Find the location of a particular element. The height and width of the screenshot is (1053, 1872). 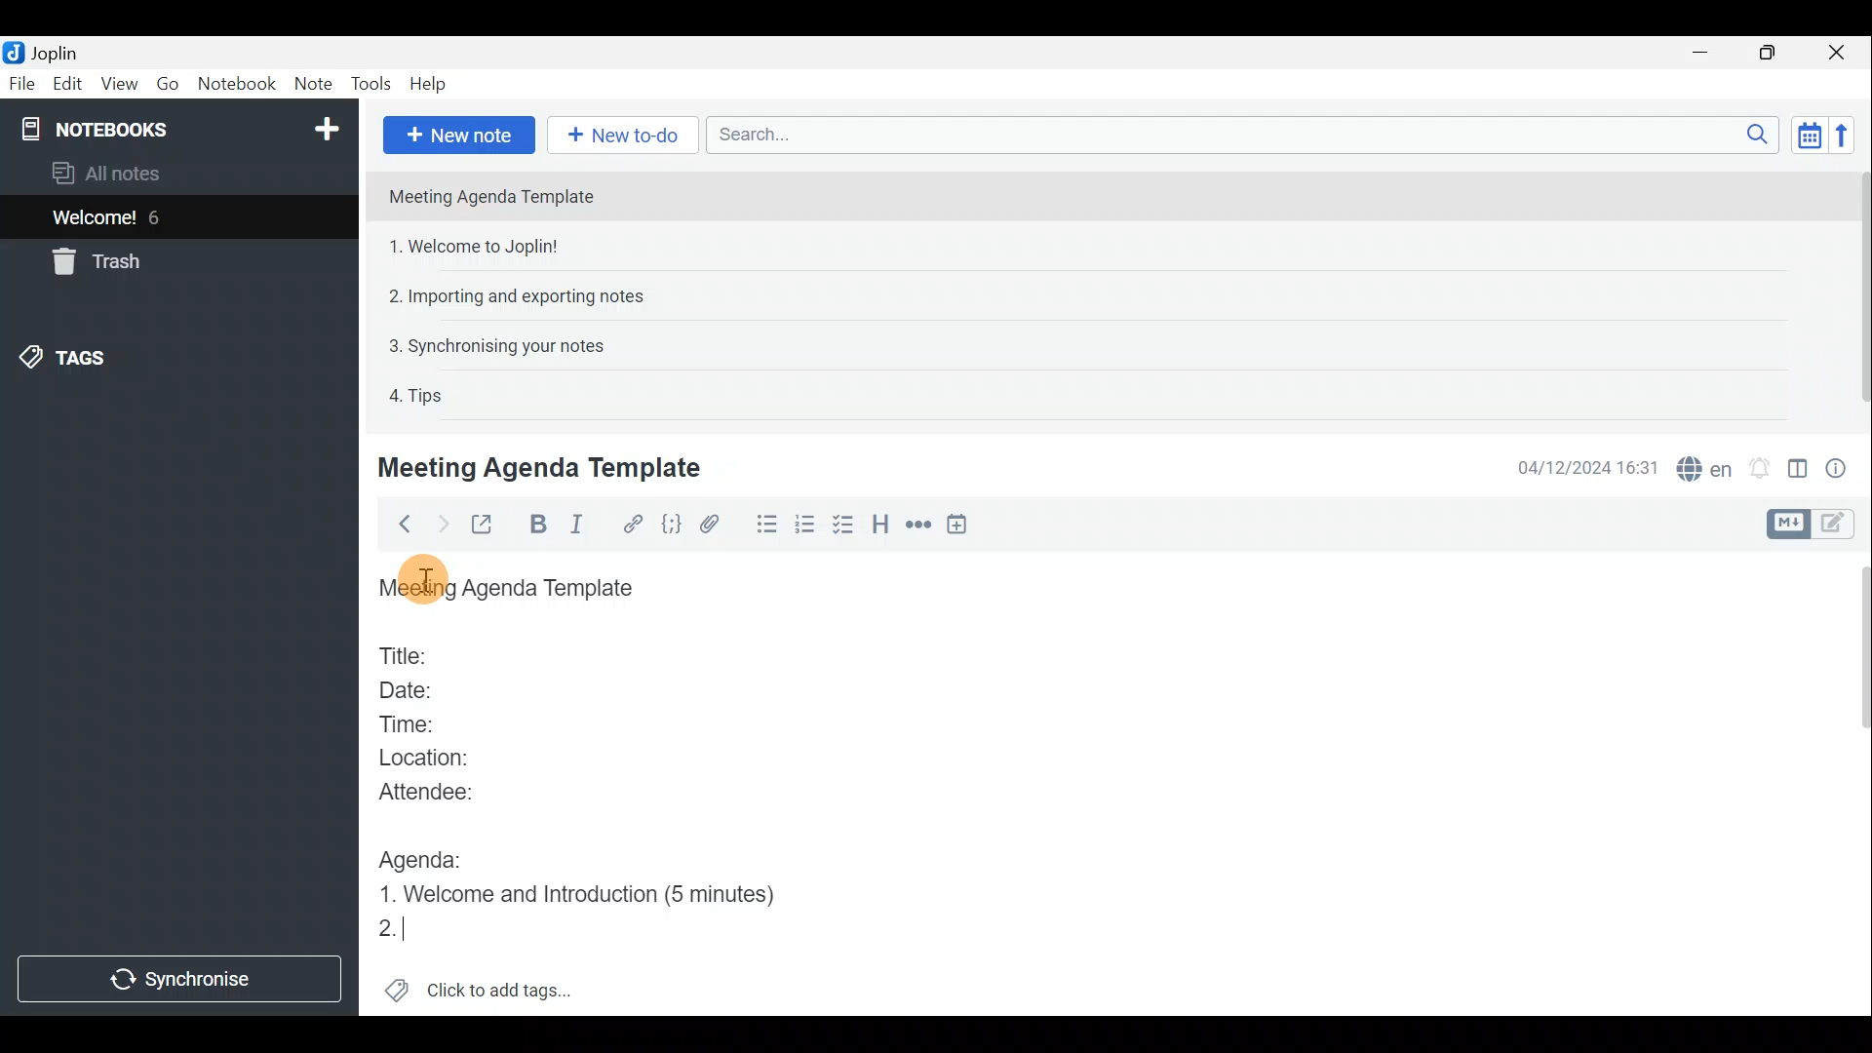

Set alarm is located at coordinates (1762, 468).